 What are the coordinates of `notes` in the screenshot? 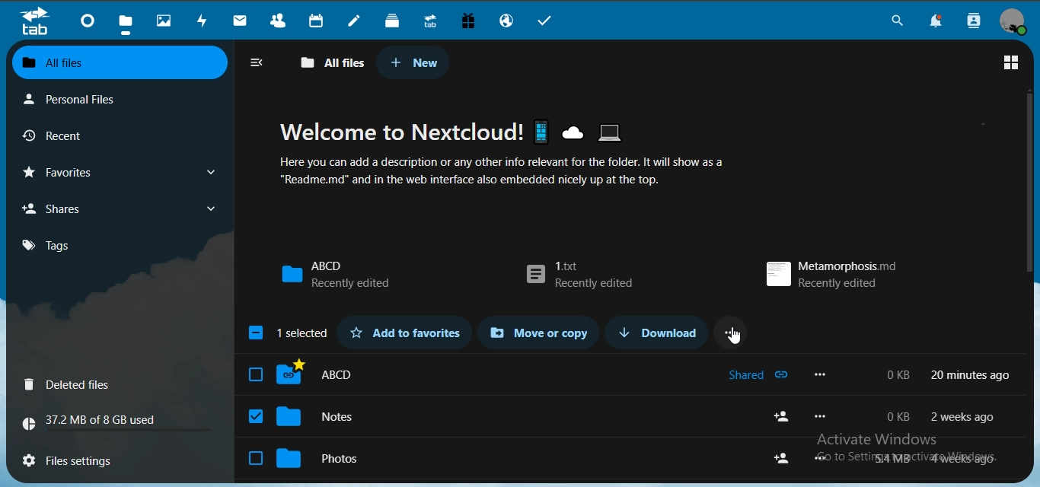 It's located at (357, 21).